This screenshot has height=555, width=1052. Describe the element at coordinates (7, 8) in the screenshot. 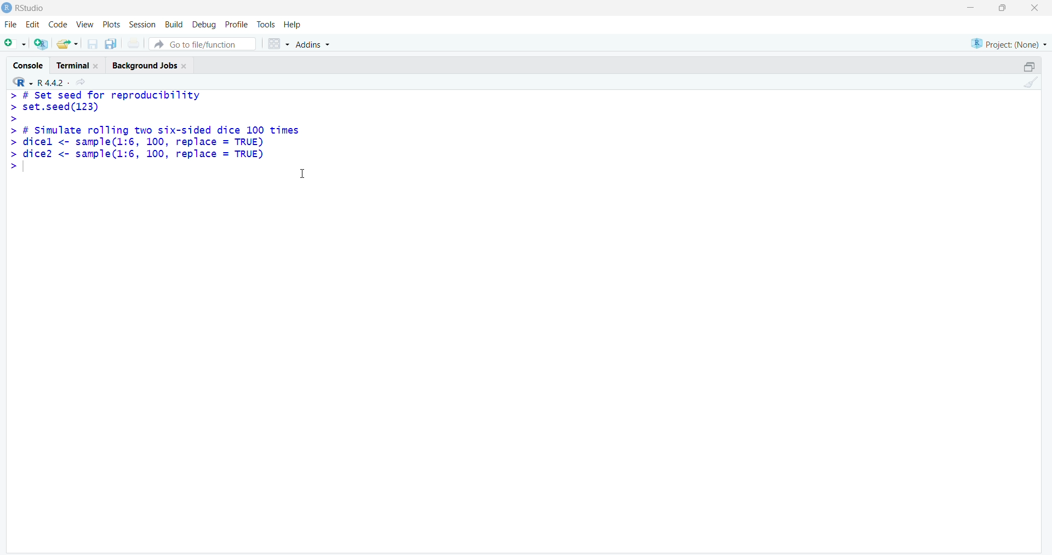

I see `logo` at that location.